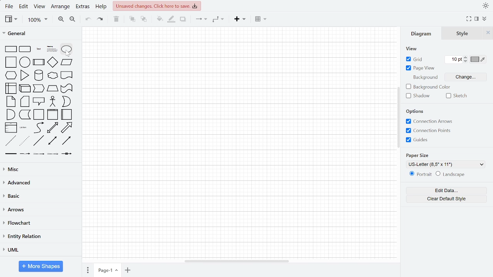 Image resolution: width=493 pixels, height=277 pixels. I want to click on Paper size, so click(446, 164).